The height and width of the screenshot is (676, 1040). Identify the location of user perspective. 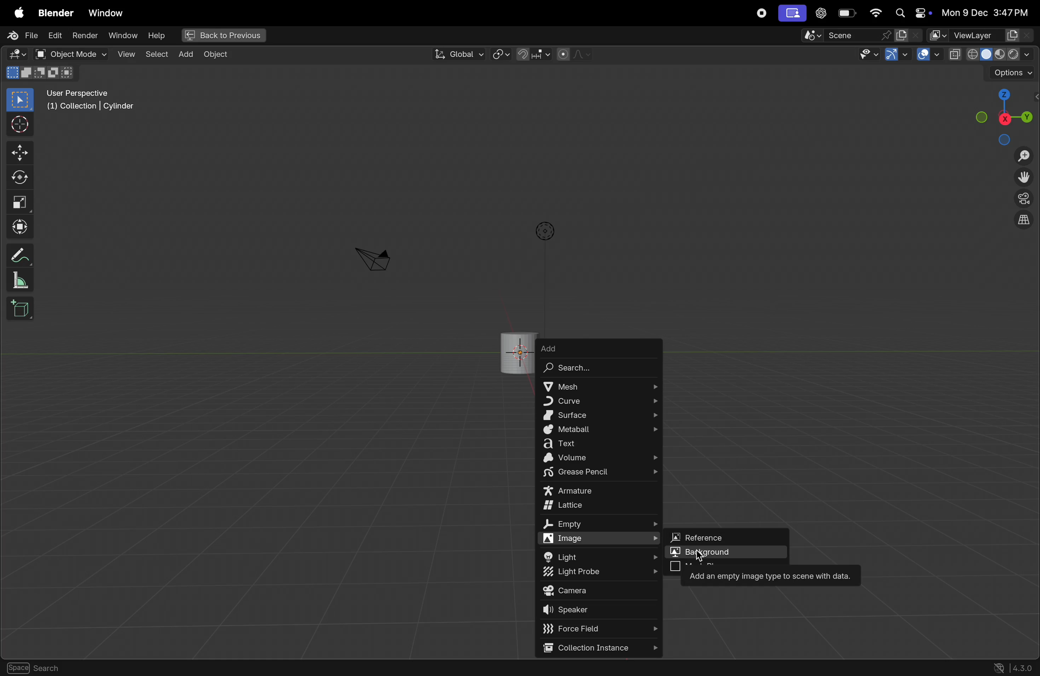
(93, 102).